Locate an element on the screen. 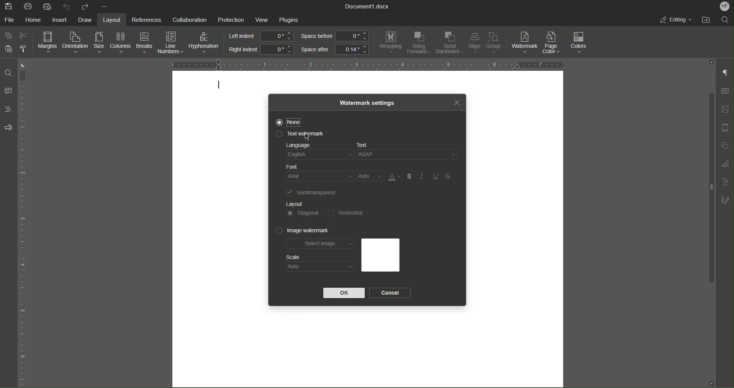 The height and width of the screenshot is (388, 734). None is located at coordinates (288, 122).